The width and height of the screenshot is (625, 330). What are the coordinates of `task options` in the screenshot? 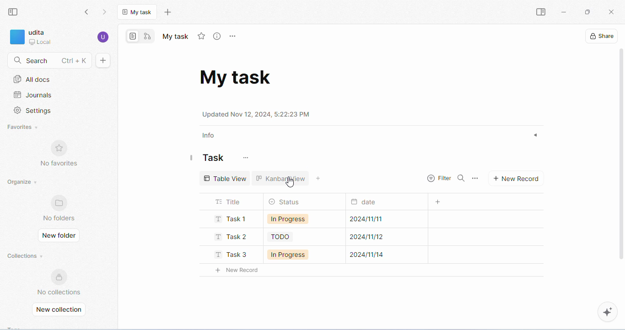 It's located at (477, 178).